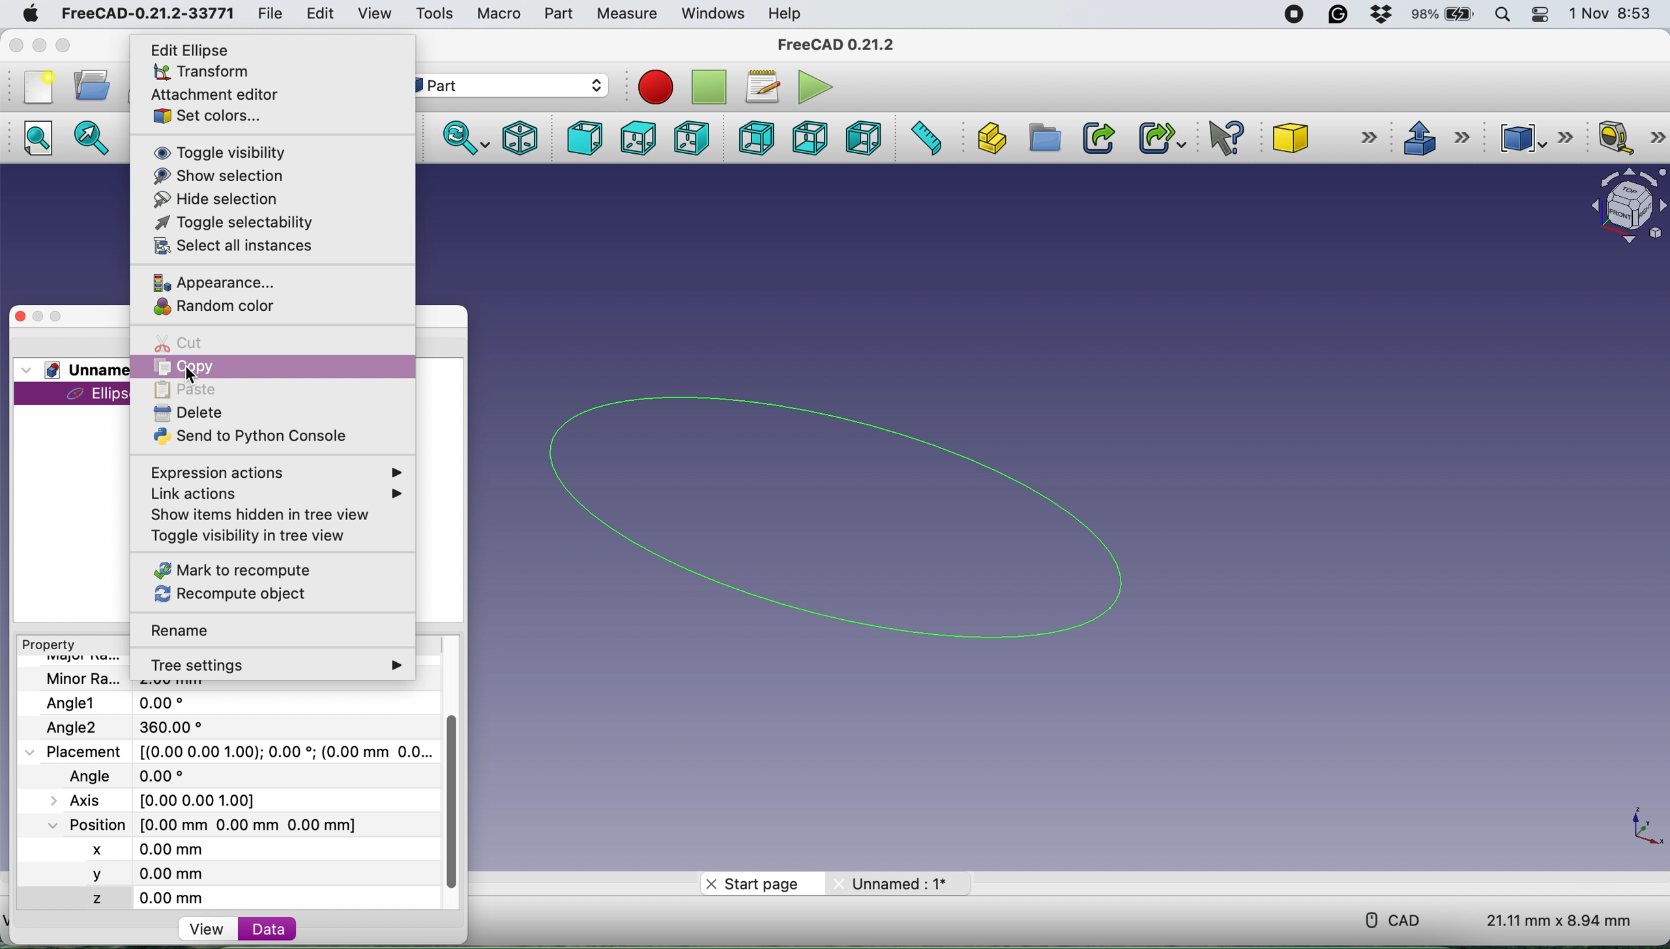 This screenshot has width=1670, height=949. Describe the element at coordinates (147, 775) in the screenshot. I see `last modified` at that location.